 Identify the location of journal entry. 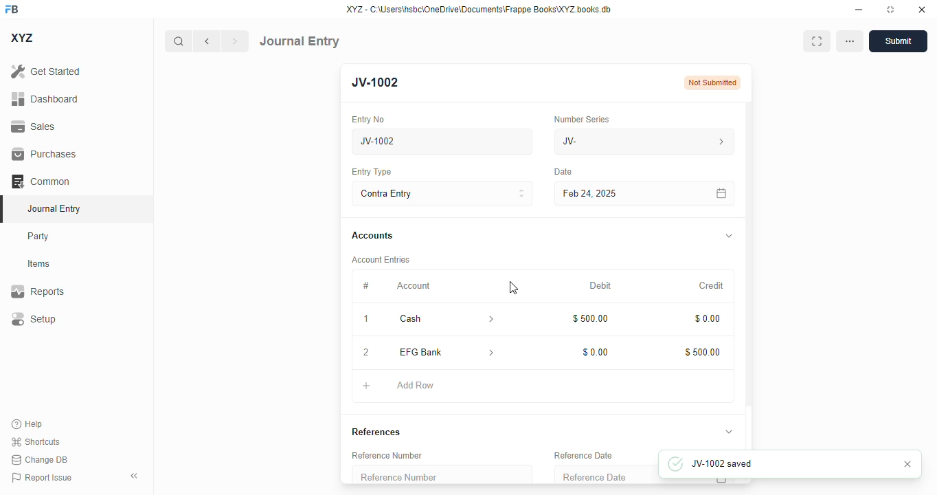
(55, 208).